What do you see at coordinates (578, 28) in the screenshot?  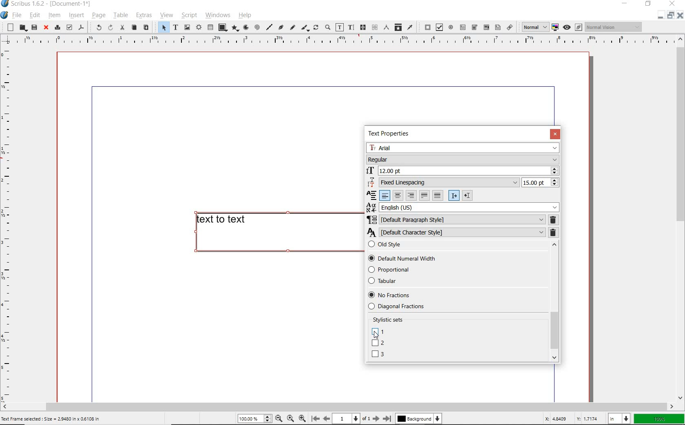 I see `Edit in preview mode` at bounding box center [578, 28].